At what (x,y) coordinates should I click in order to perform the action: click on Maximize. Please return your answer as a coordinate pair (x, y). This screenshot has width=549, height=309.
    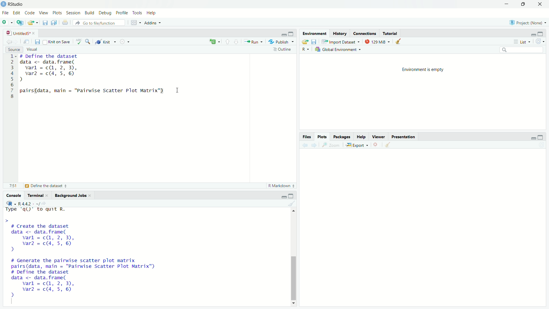
    Looking at the image, I should click on (291, 33).